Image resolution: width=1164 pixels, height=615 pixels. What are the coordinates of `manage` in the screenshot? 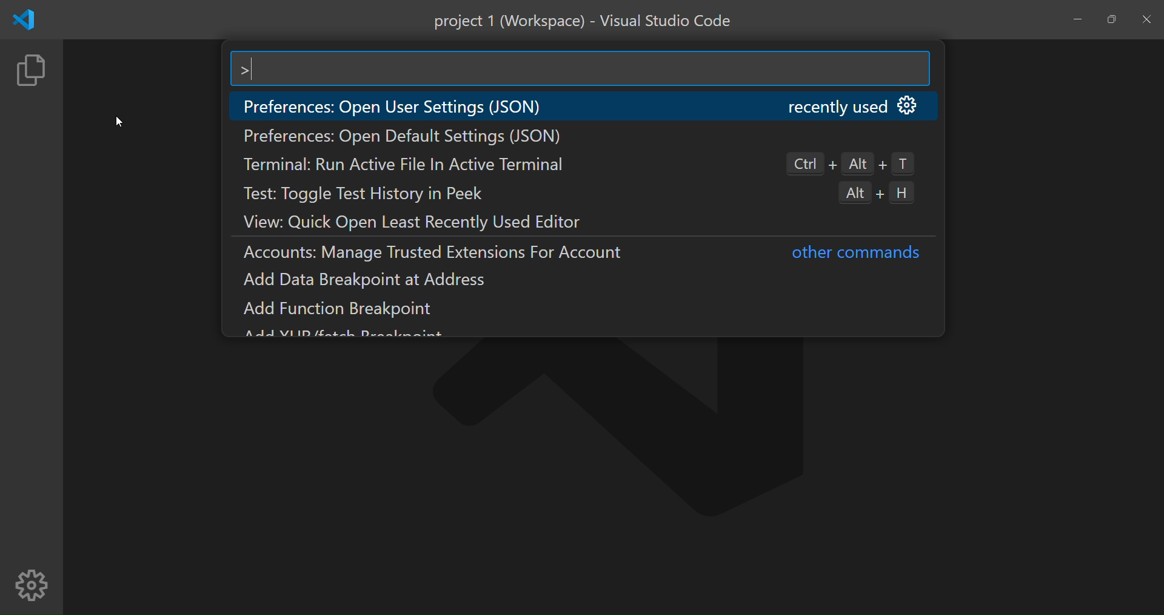 It's located at (32, 585).